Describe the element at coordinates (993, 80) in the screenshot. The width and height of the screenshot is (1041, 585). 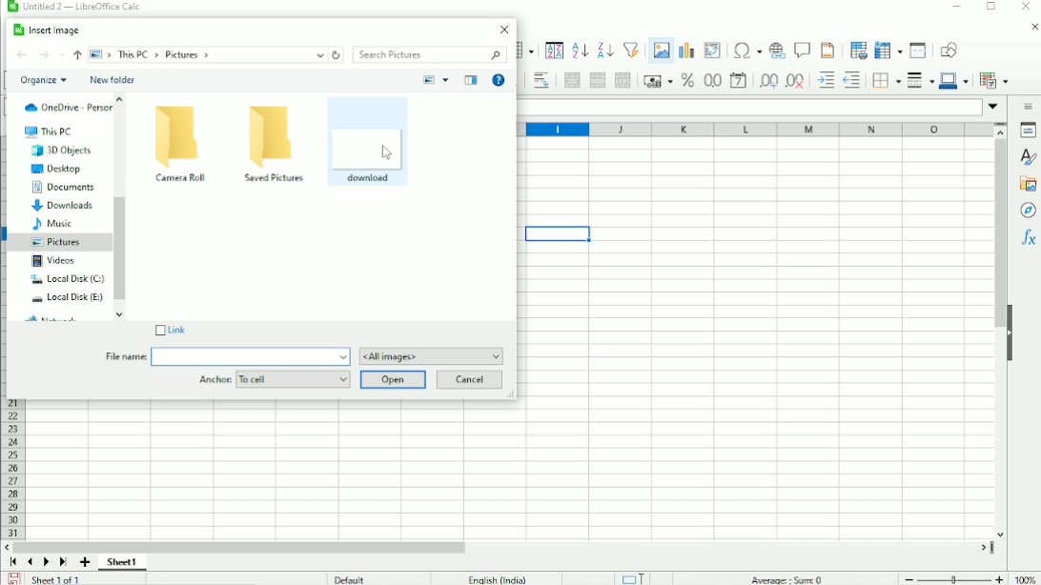
I see `Conditional` at that location.